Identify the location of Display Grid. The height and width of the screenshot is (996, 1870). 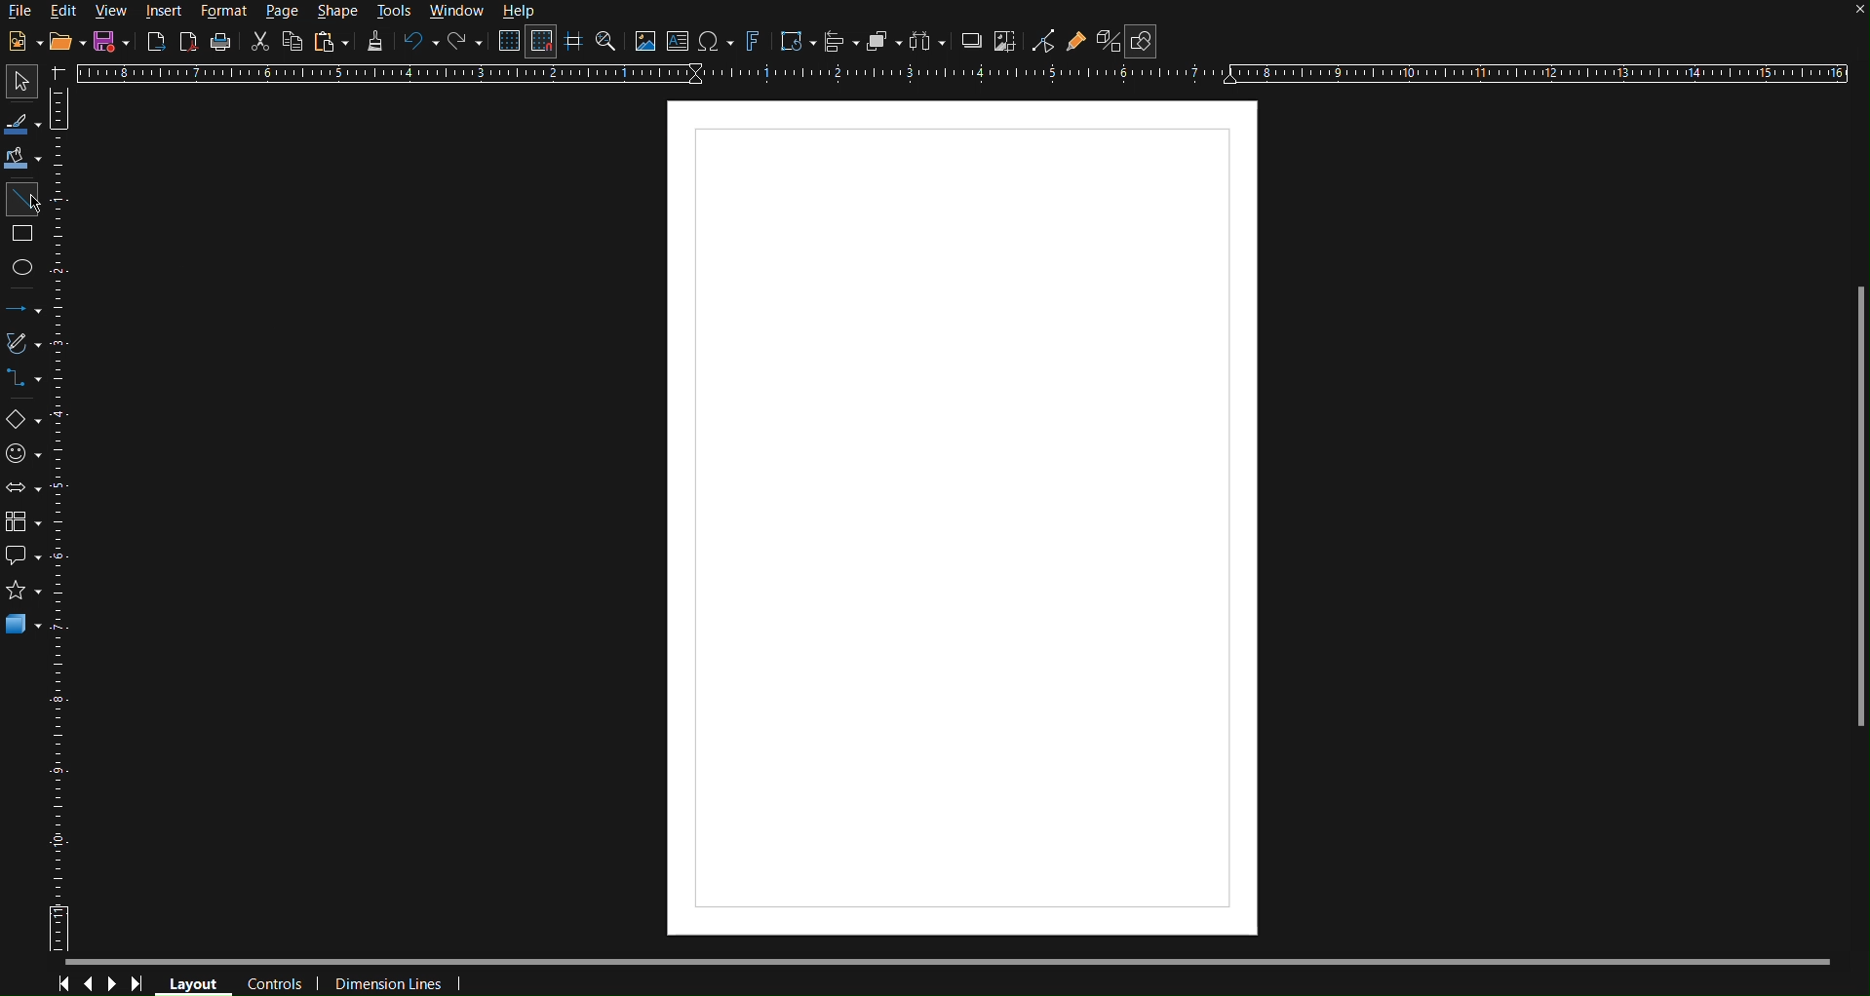
(507, 41).